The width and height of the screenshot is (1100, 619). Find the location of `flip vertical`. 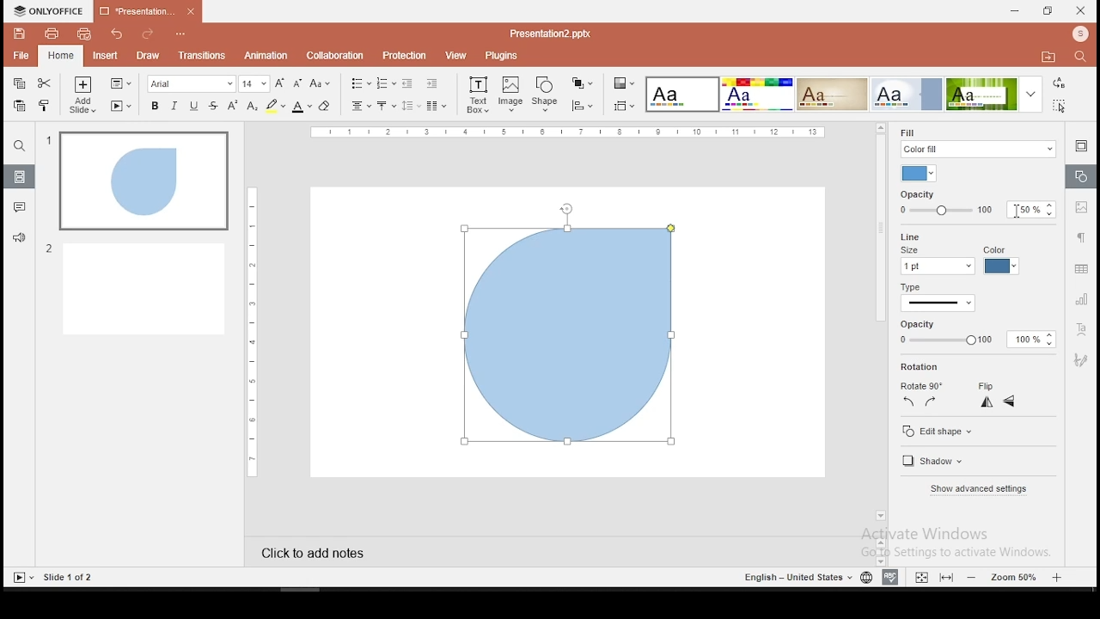

flip vertical is located at coordinates (988, 404).